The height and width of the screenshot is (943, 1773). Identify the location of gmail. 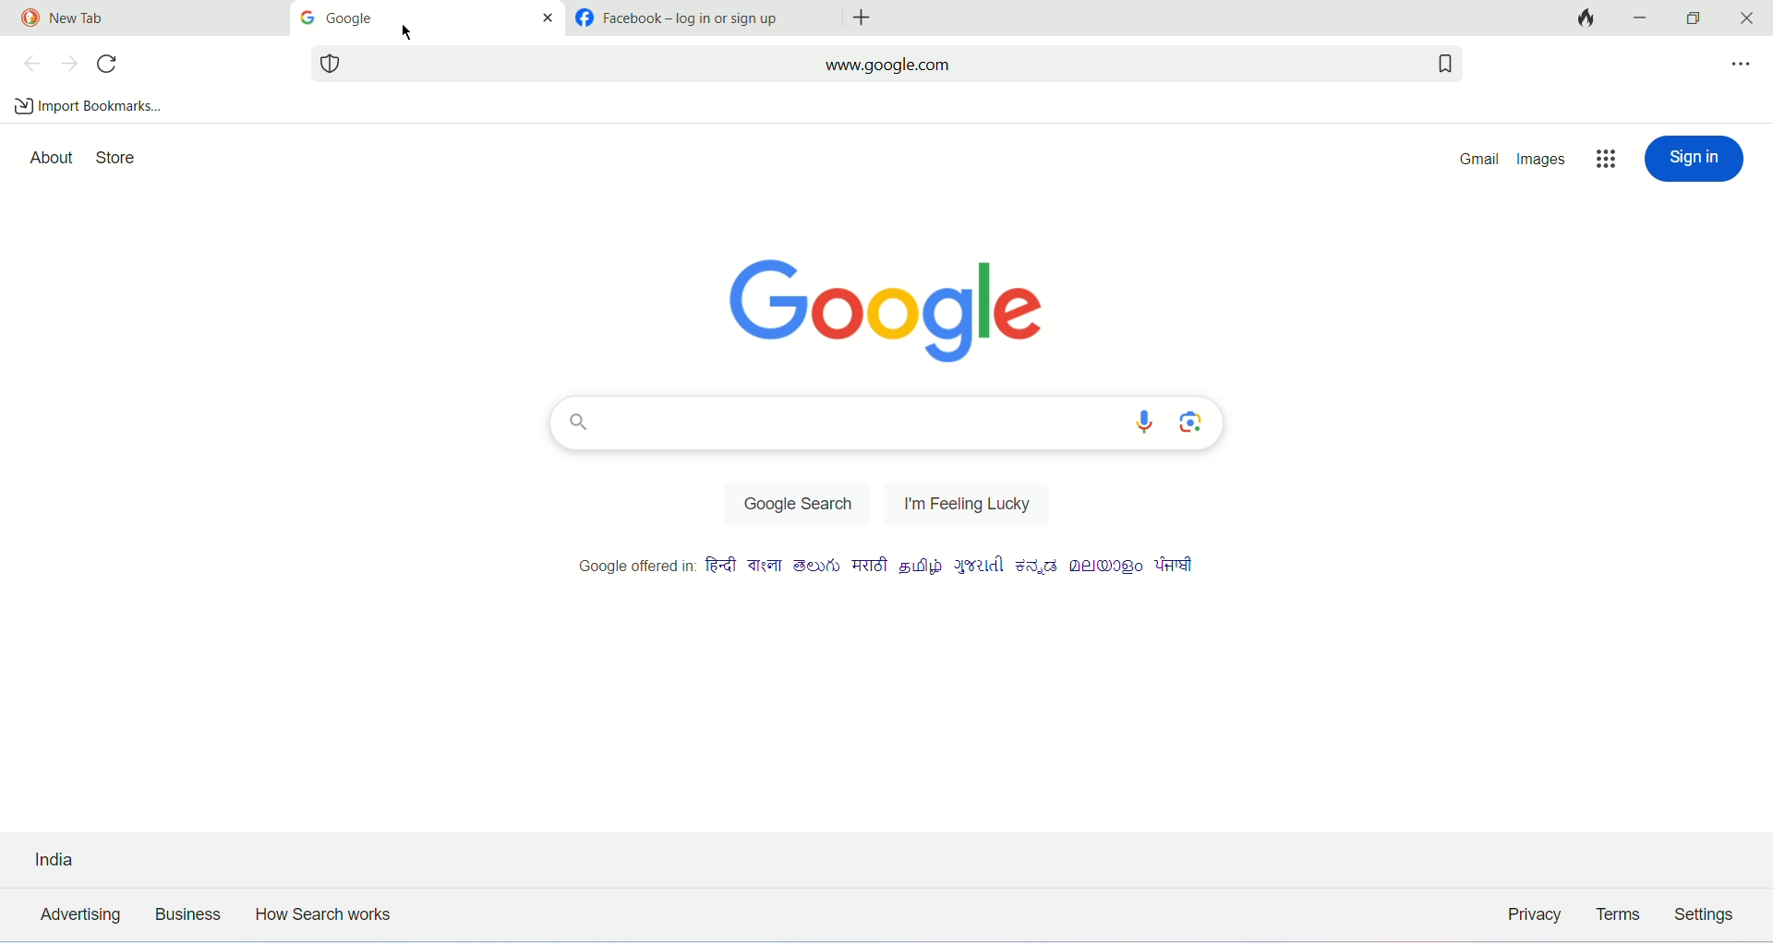
(1483, 159).